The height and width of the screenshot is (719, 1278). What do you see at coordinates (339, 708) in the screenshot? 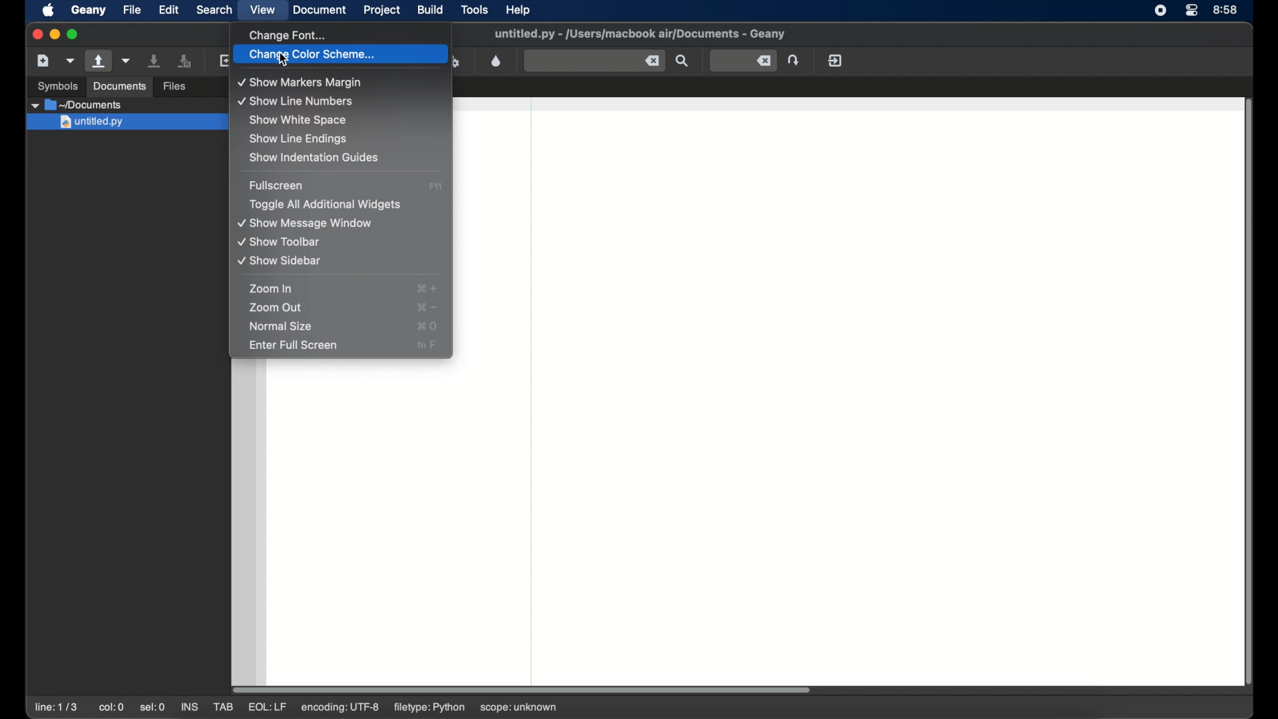
I see `encoding: utf-8` at bounding box center [339, 708].